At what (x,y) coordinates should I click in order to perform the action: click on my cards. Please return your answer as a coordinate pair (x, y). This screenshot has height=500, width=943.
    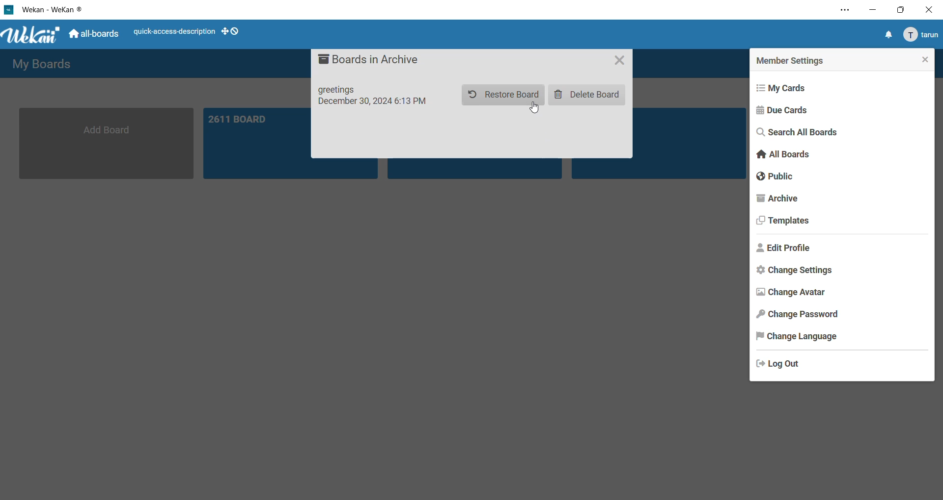
    Looking at the image, I should click on (787, 86).